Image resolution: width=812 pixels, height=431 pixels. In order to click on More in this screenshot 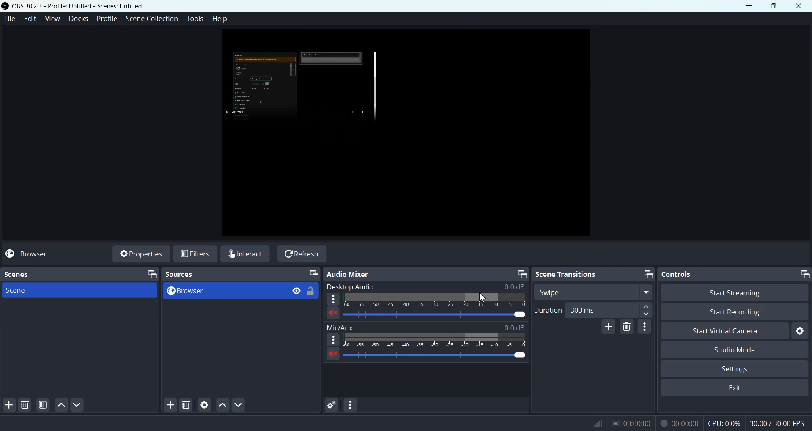, I will do `click(332, 299)`.